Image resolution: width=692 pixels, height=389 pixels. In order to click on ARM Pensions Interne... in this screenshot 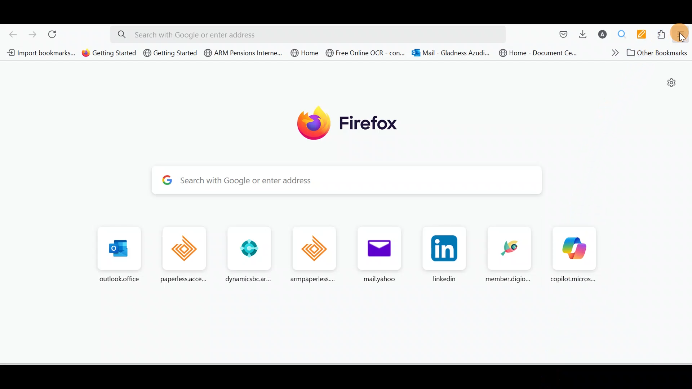, I will do `click(243, 52)`.